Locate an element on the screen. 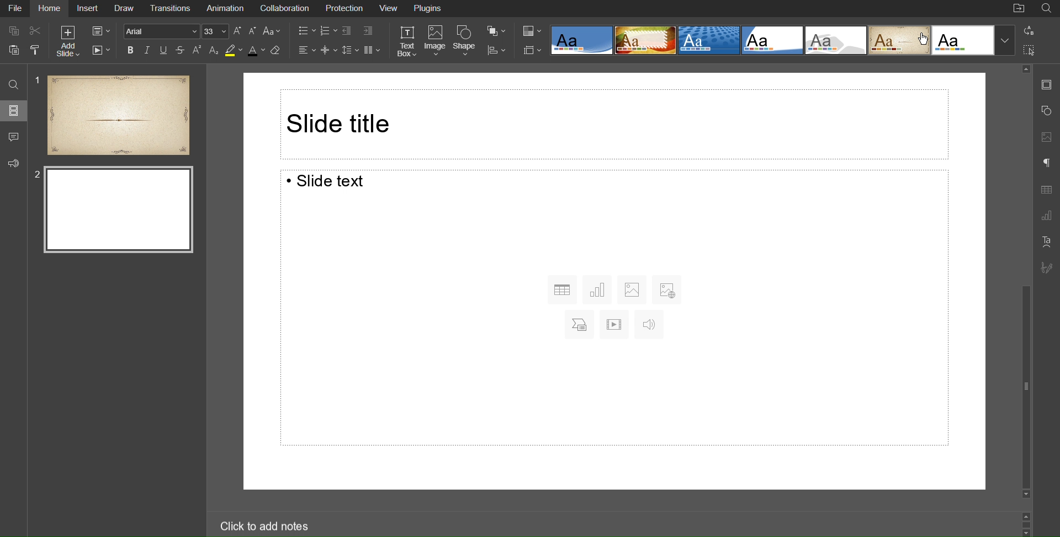  mouse pointer is located at coordinates (924, 40).